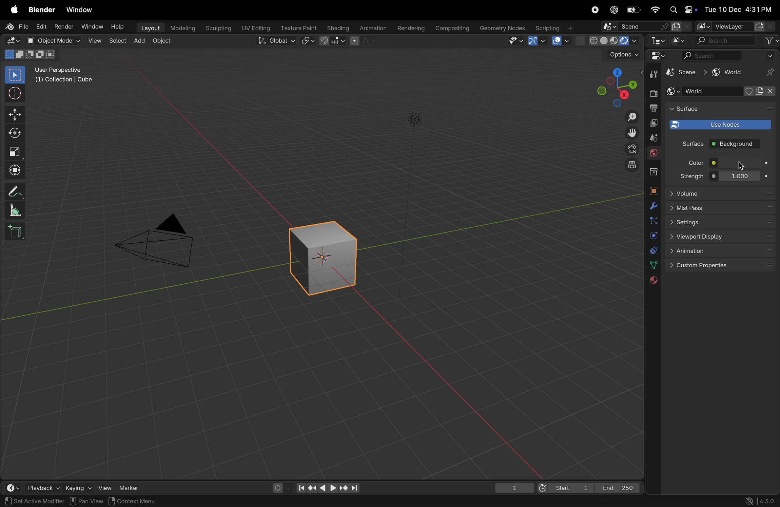 The width and height of the screenshot is (780, 507). Describe the element at coordinates (16, 231) in the screenshot. I see `add cube` at that location.